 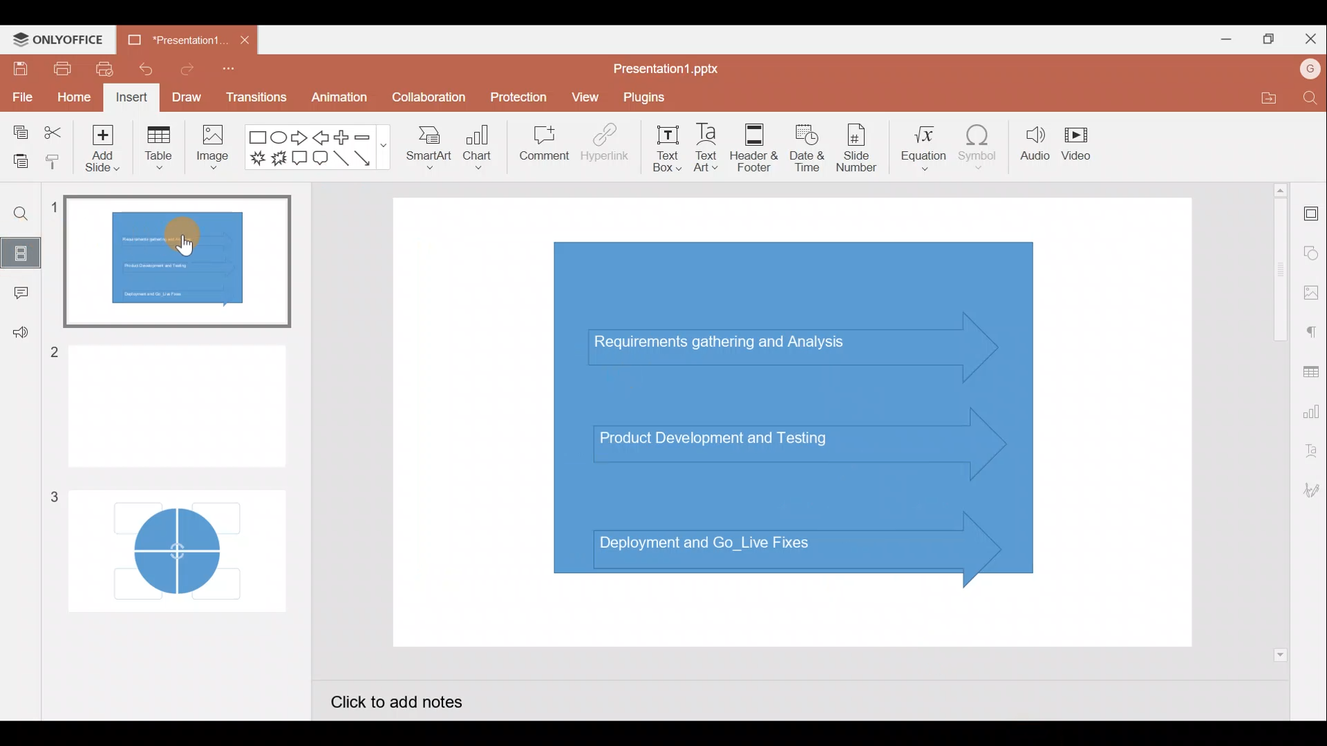 What do you see at coordinates (178, 262) in the screenshot?
I see `Slide 1` at bounding box center [178, 262].